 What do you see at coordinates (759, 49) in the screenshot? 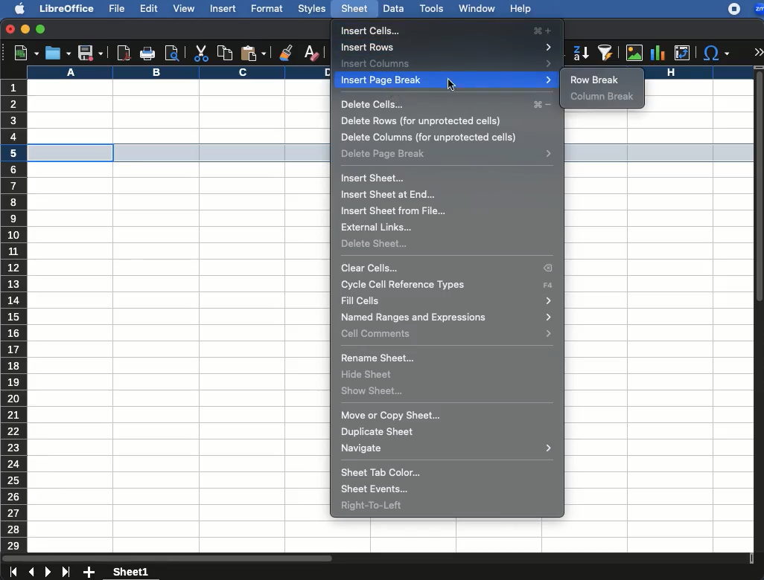
I see `expand` at bounding box center [759, 49].